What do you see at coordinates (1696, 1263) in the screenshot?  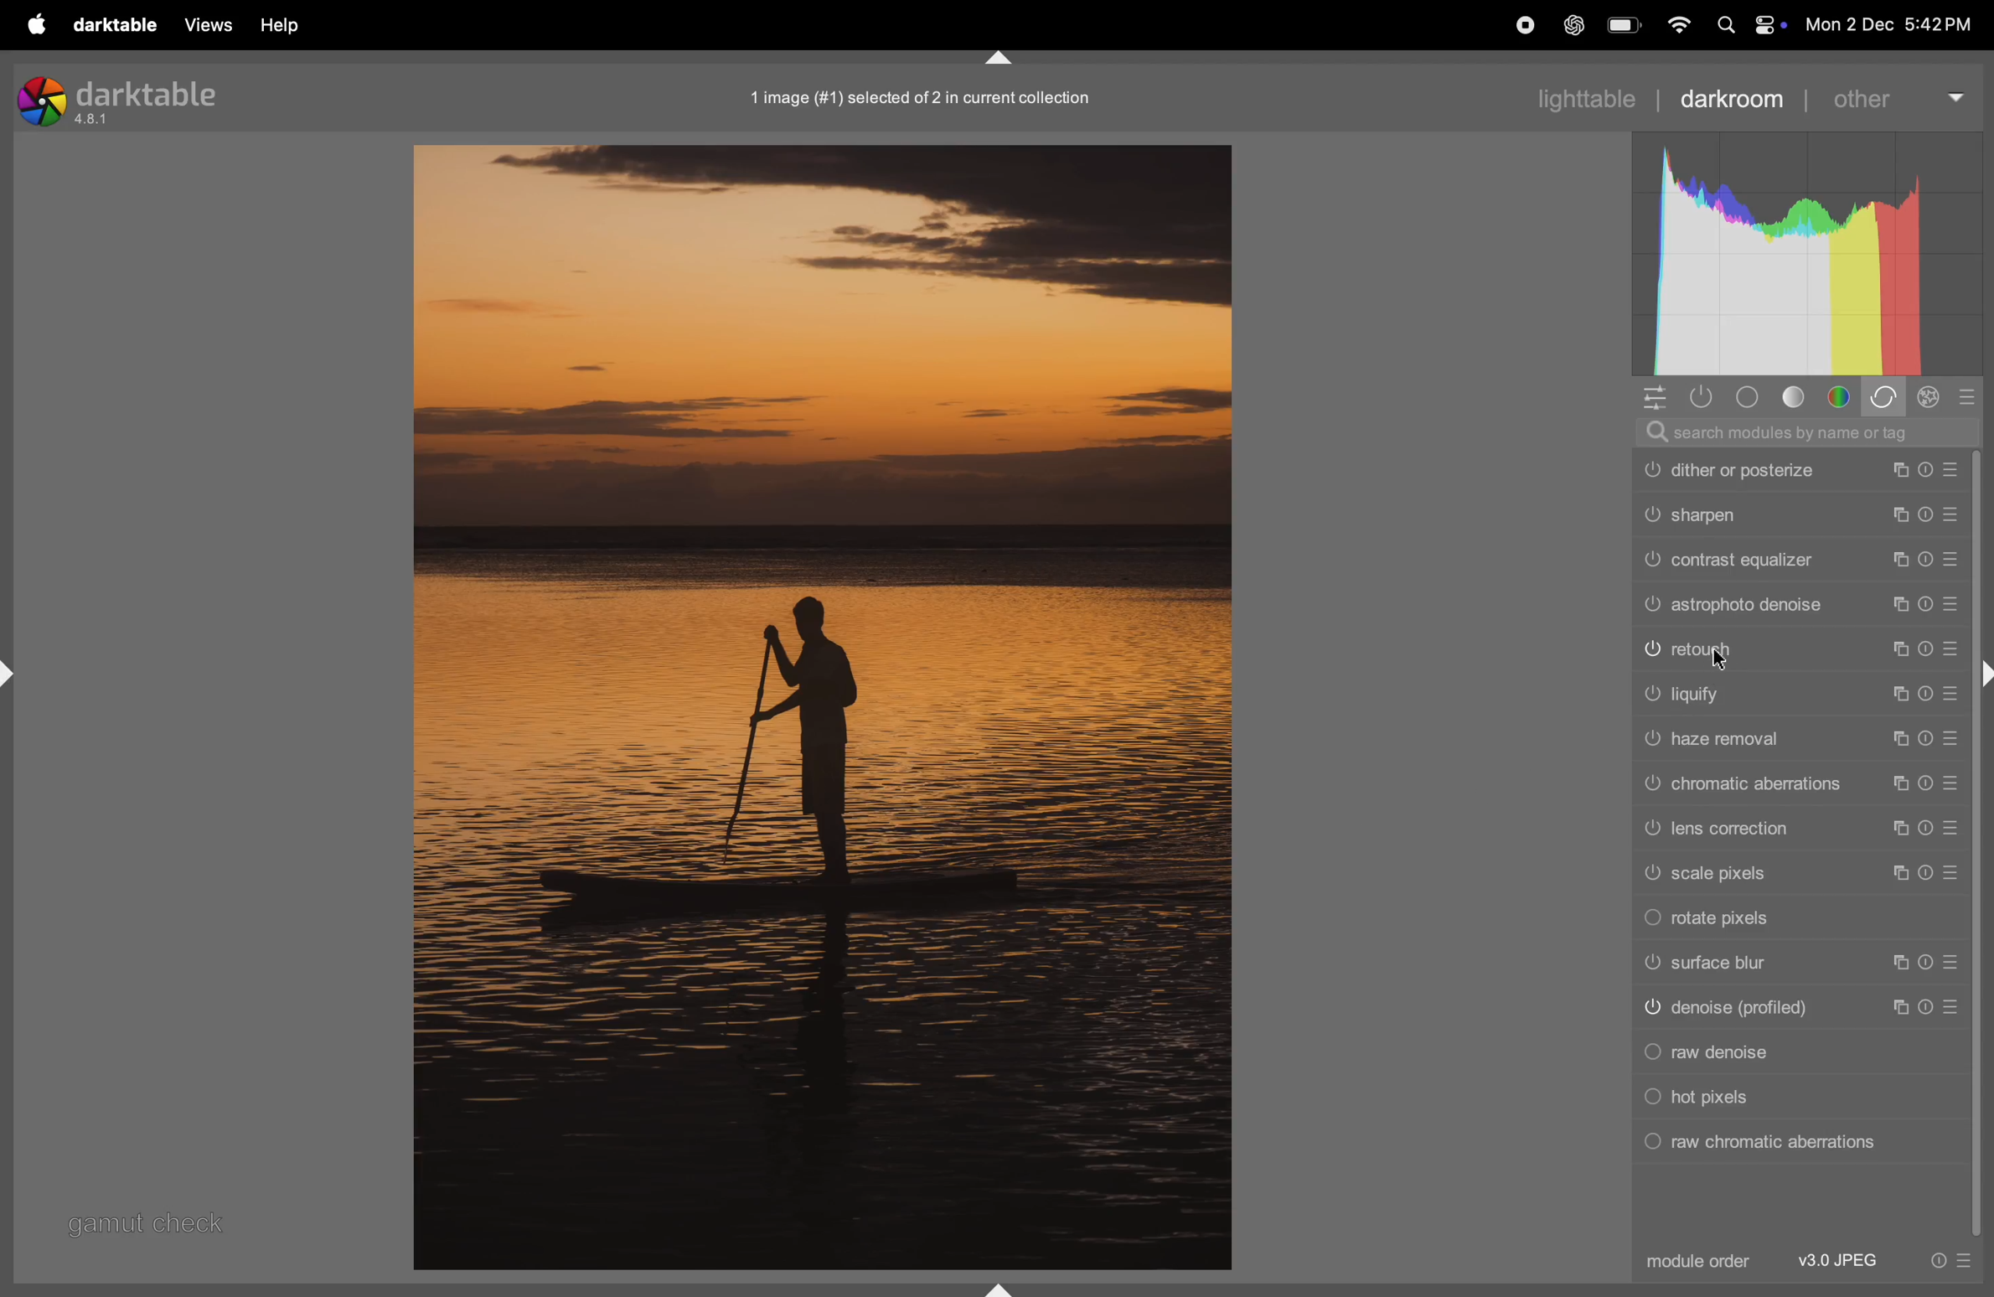 I see `module order` at bounding box center [1696, 1263].